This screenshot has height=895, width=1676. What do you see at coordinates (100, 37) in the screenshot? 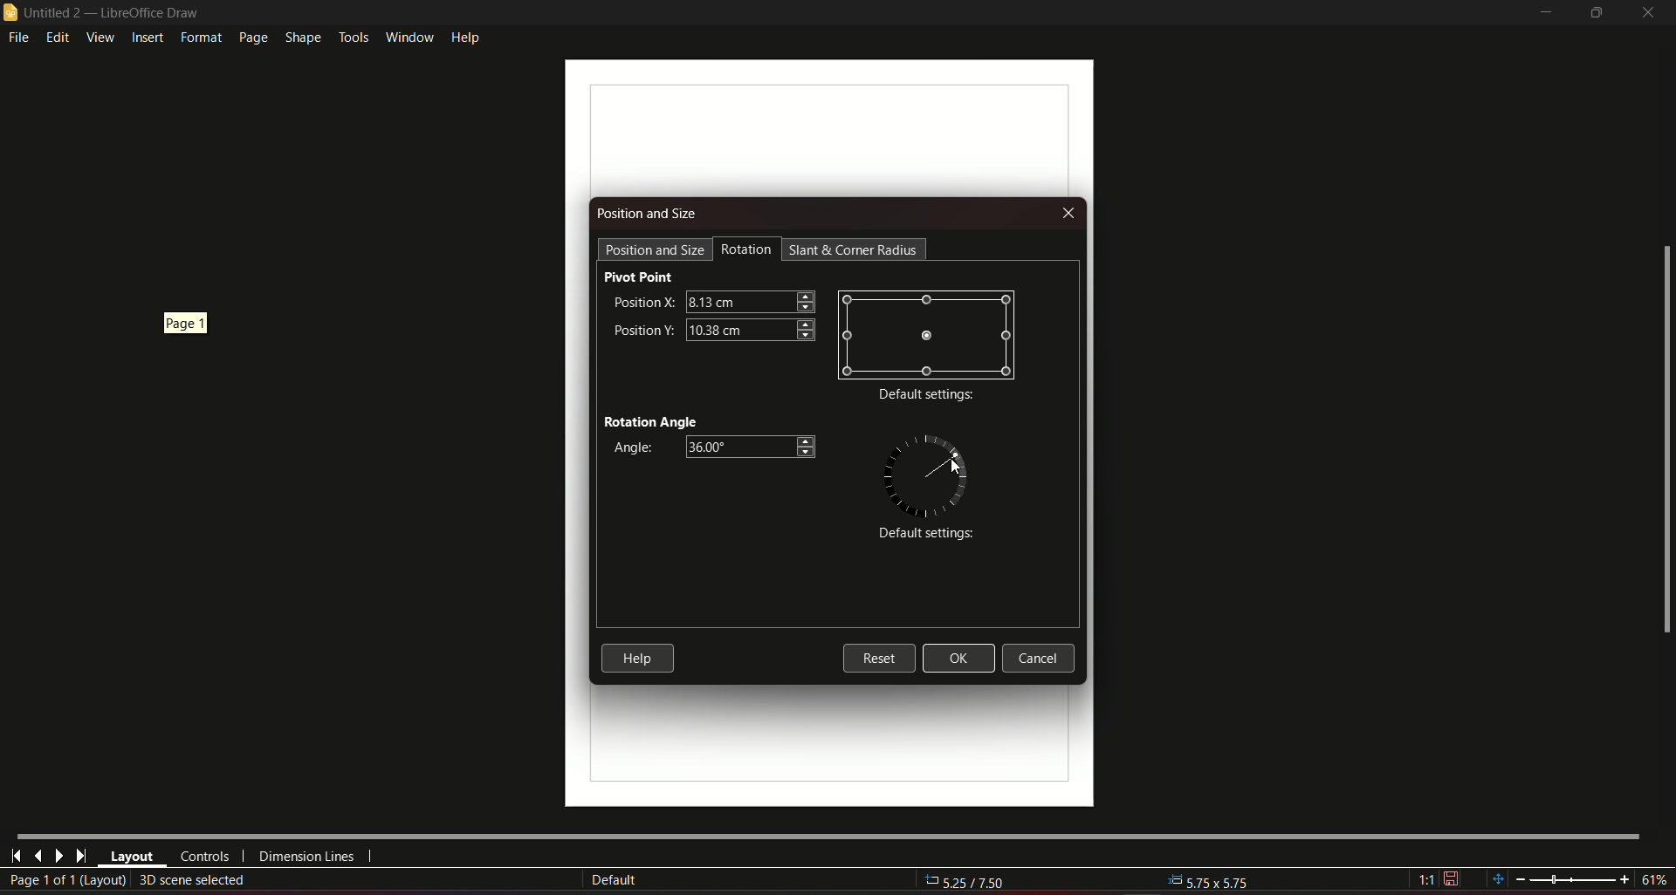
I see `view` at bounding box center [100, 37].